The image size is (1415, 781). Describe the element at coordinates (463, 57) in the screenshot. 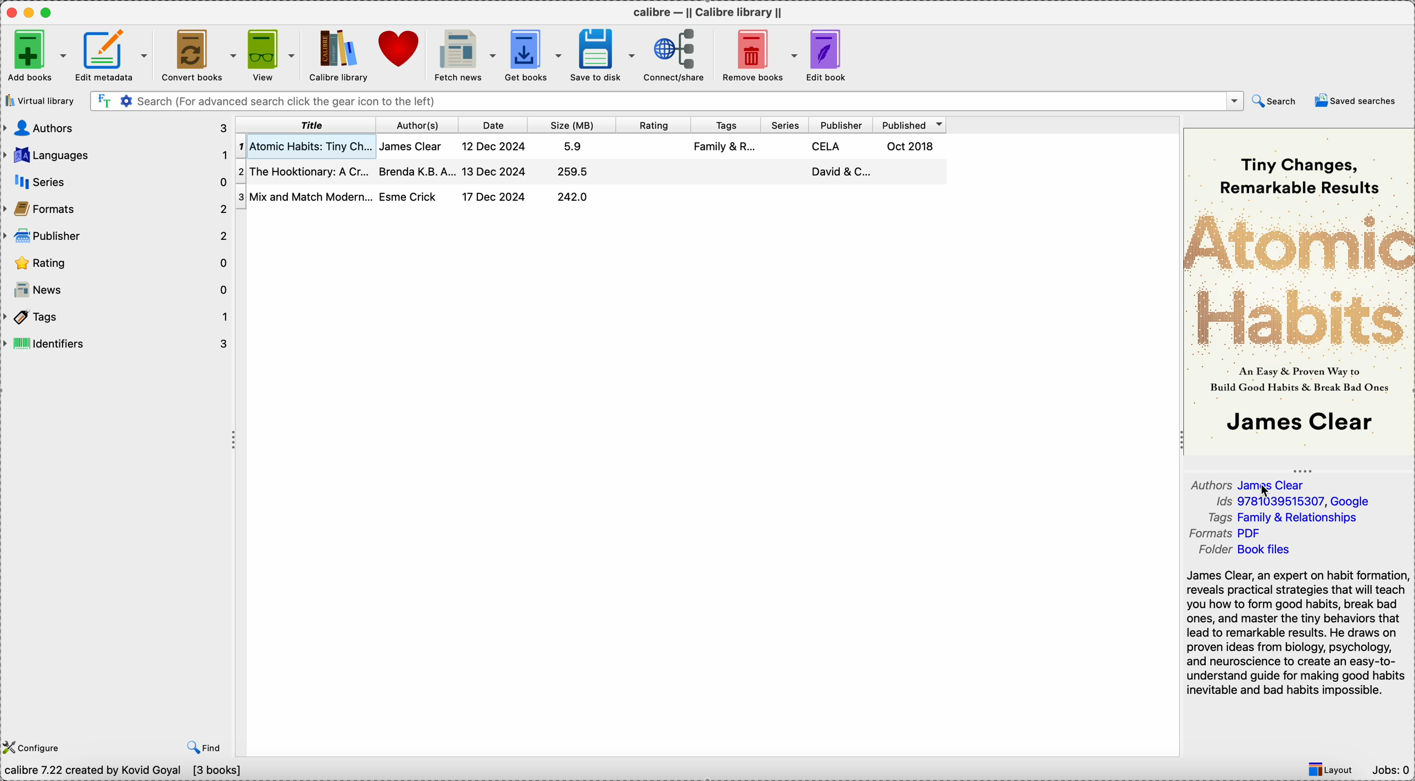

I see `fetch news` at that location.